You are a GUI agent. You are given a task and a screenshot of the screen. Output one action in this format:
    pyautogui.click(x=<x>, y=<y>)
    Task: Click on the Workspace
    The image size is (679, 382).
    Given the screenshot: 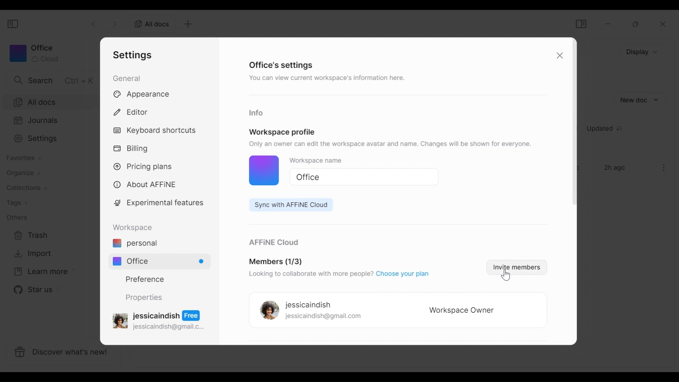 What is the action you would take?
    pyautogui.click(x=135, y=227)
    